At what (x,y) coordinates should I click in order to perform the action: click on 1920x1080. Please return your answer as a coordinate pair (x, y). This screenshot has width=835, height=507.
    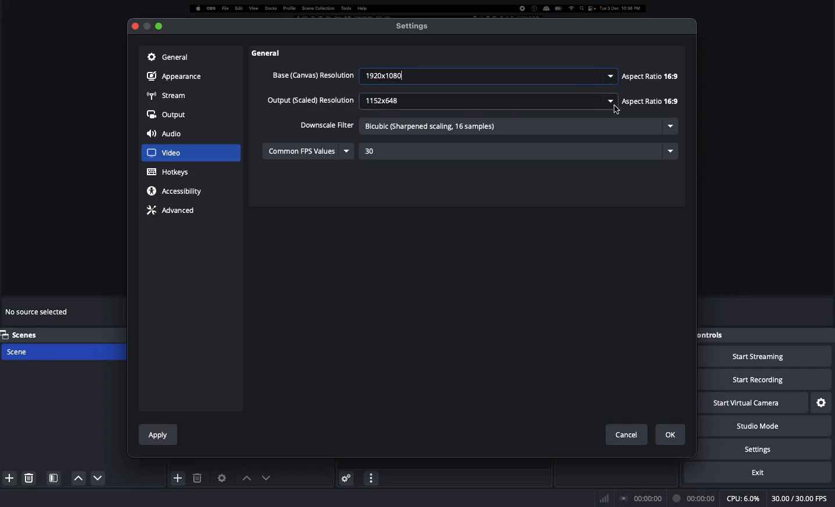
    Looking at the image, I should click on (488, 75).